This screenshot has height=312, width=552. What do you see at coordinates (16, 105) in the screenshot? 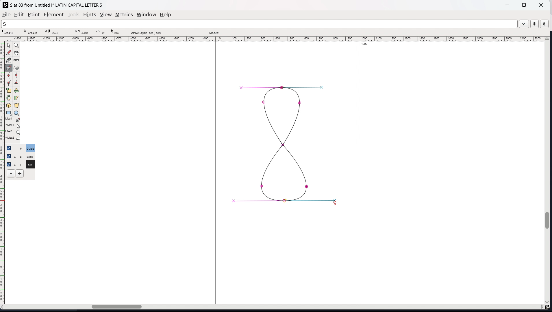
I see `perspective transformation` at bounding box center [16, 105].